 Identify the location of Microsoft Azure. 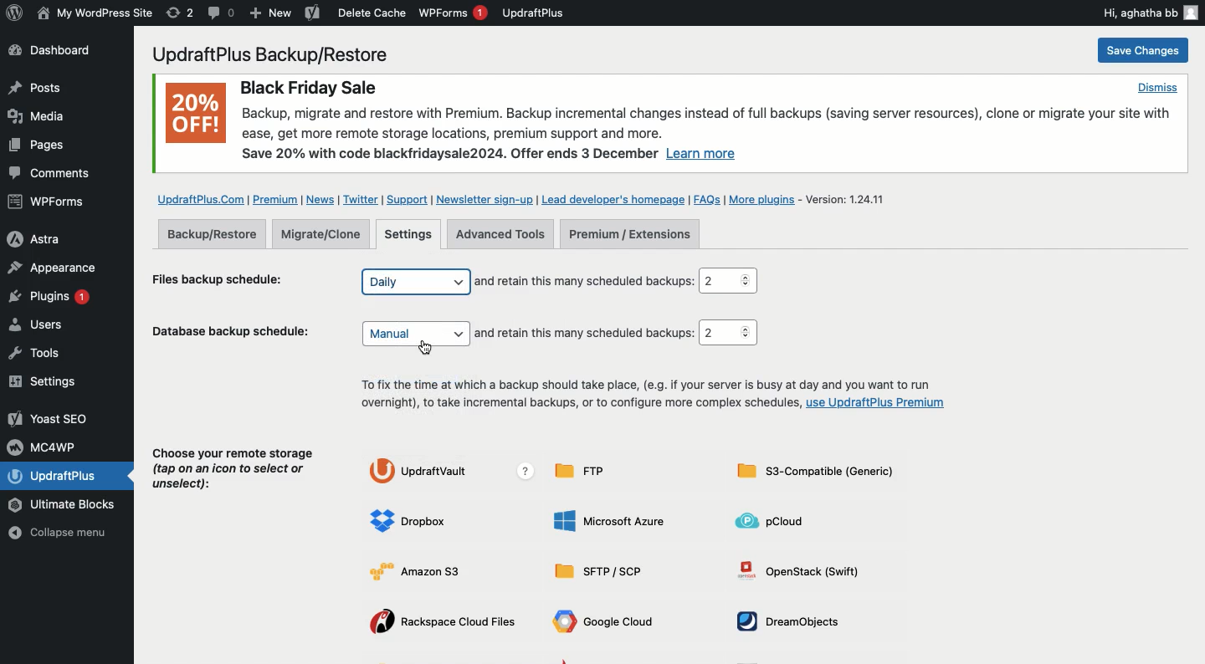
(612, 520).